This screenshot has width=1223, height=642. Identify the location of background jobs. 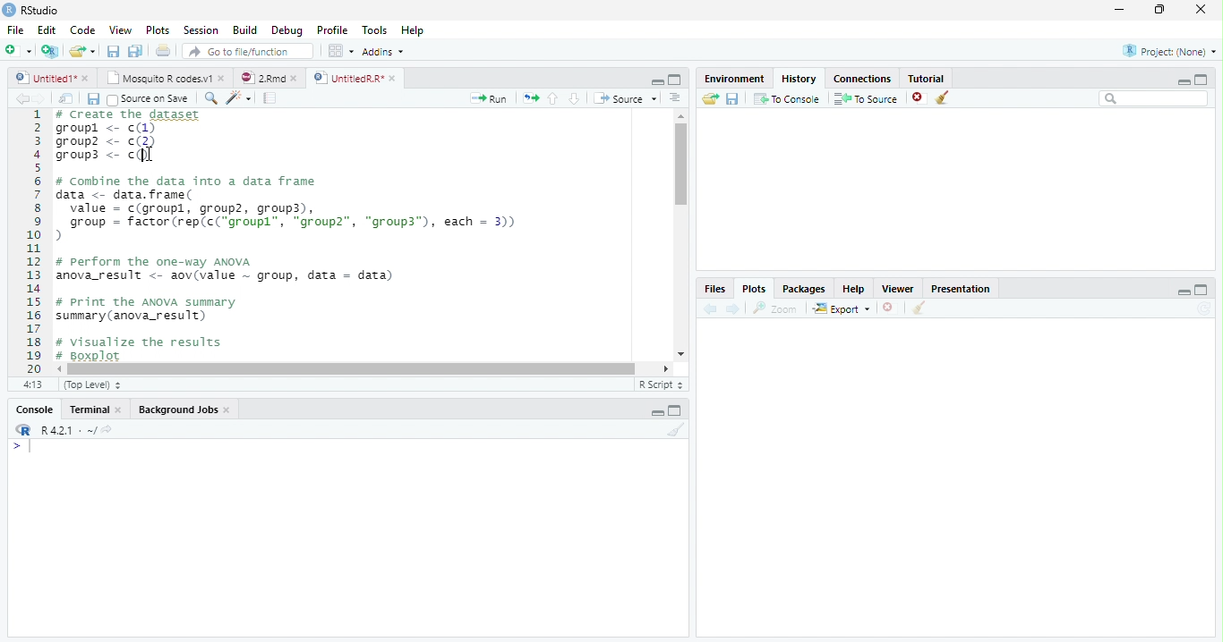
(185, 411).